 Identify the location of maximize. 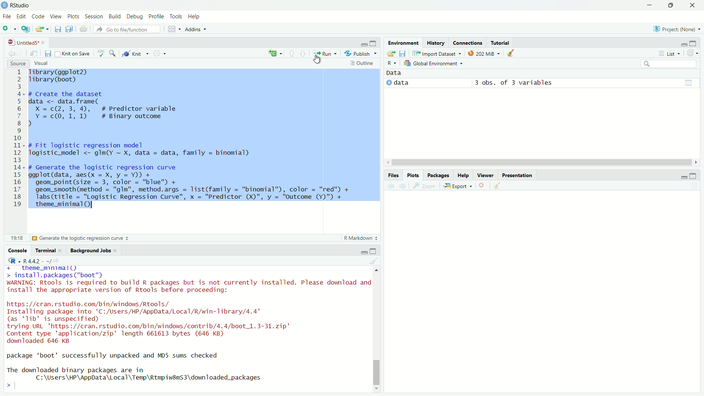
(693, 176).